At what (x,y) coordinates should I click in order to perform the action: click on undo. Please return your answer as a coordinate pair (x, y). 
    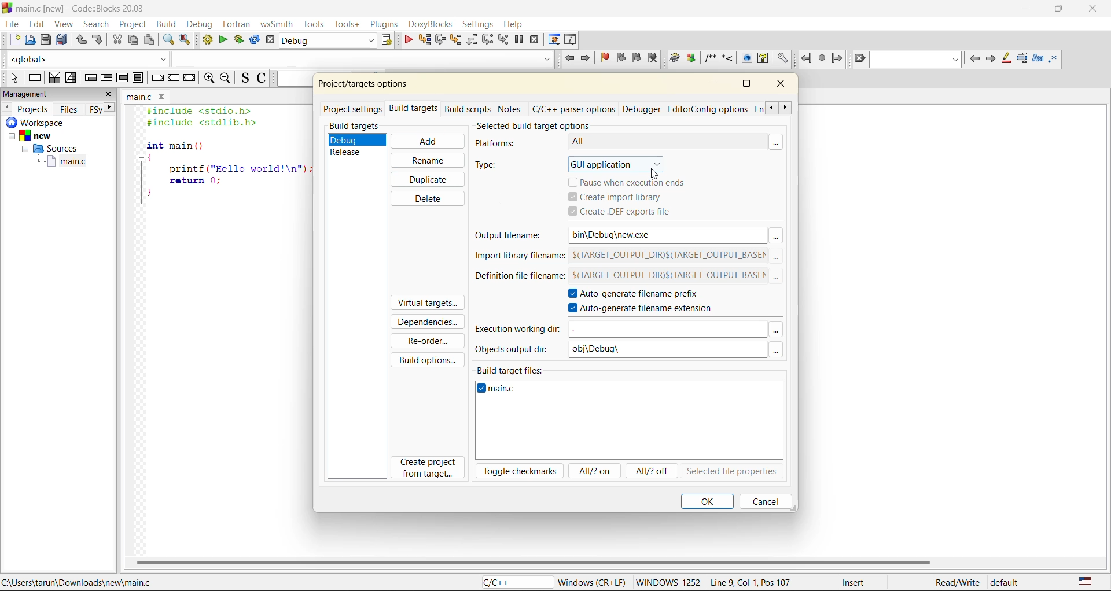
    Looking at the image, I should click on (80, 40).